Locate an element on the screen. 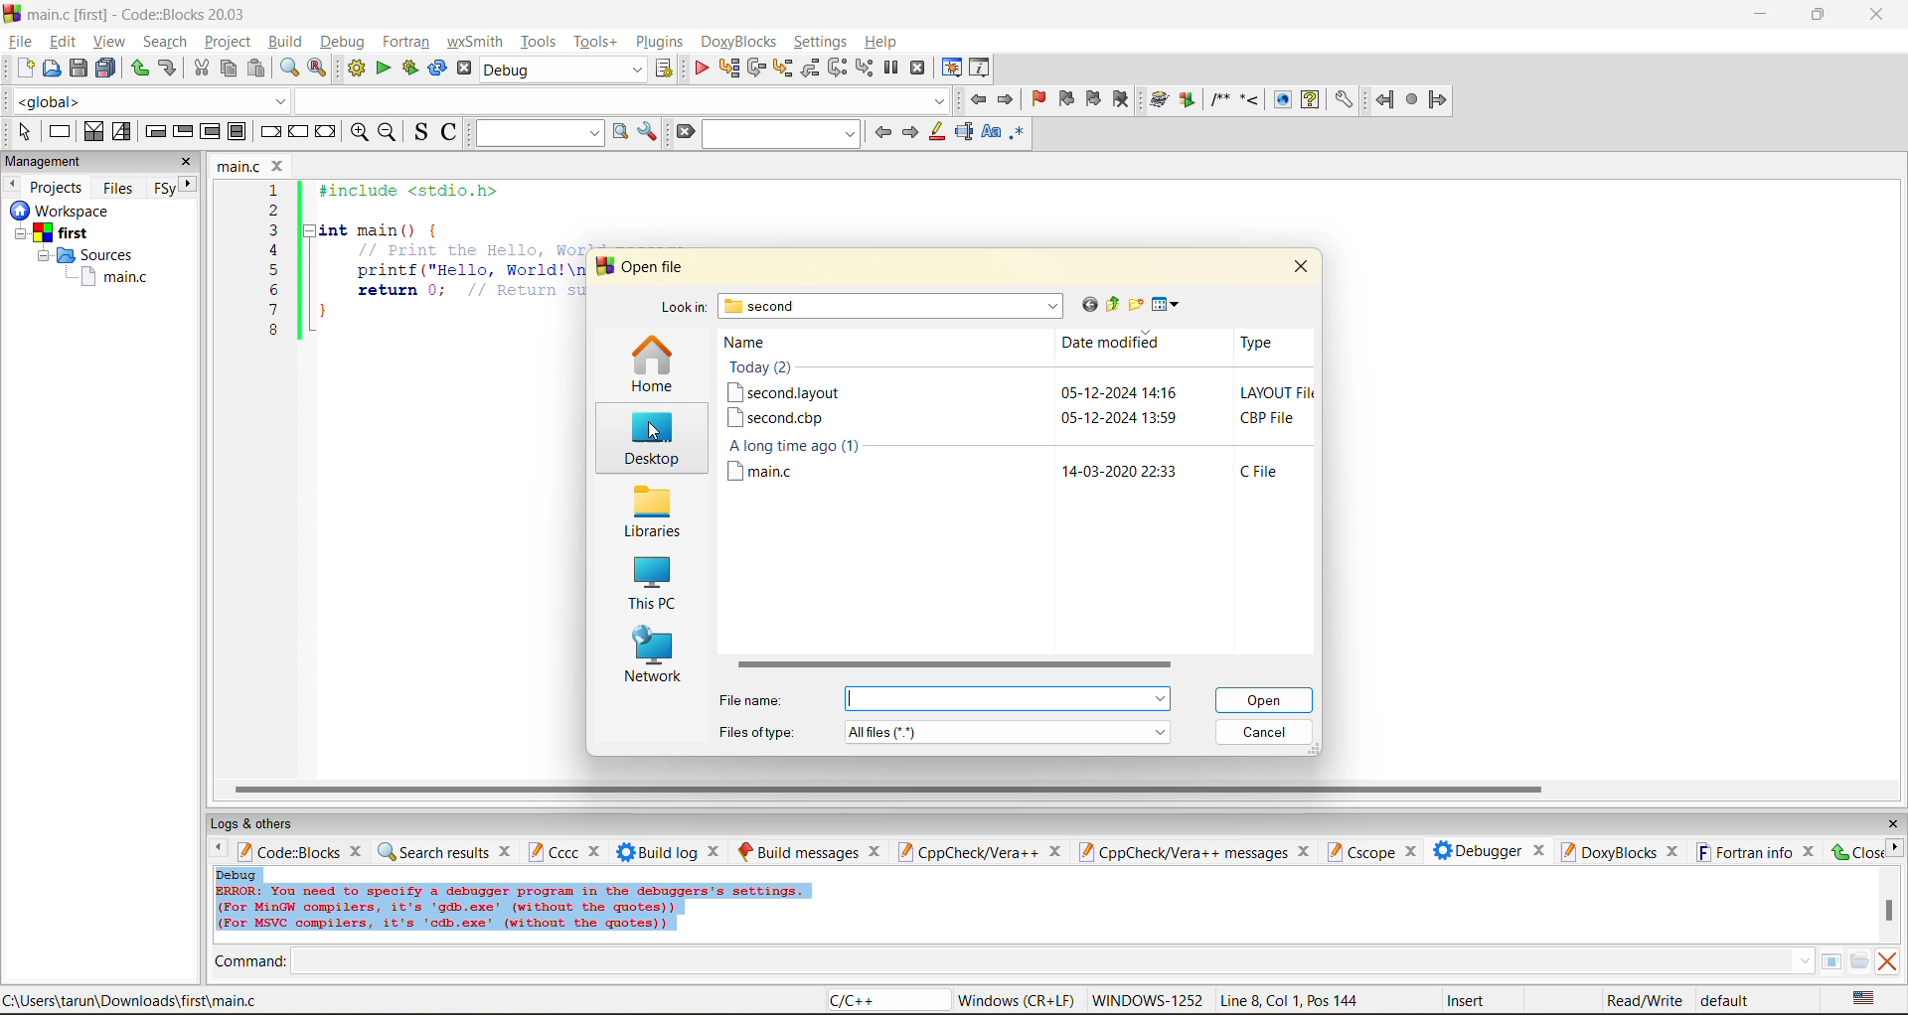 This screenshot has width=1908, height=1015. first project is located at coordinates (55, 233).